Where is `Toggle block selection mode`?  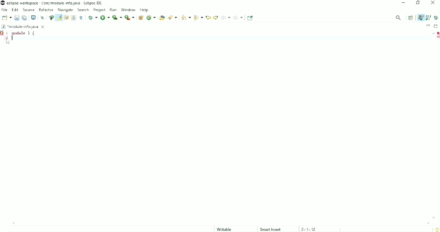 Toggle block selection mode is located at coordinates (74, 18).